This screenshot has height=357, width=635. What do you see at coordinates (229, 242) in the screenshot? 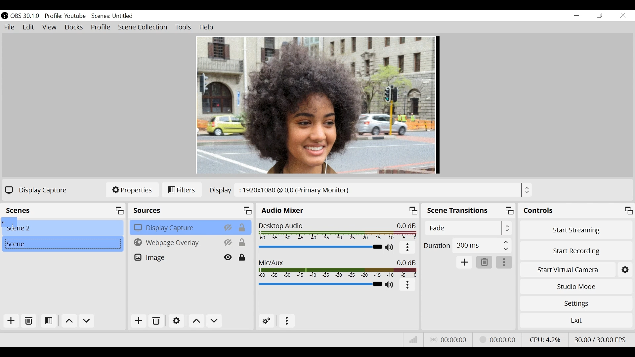
I see `HIde/Display` at bounding box center [229, 242].